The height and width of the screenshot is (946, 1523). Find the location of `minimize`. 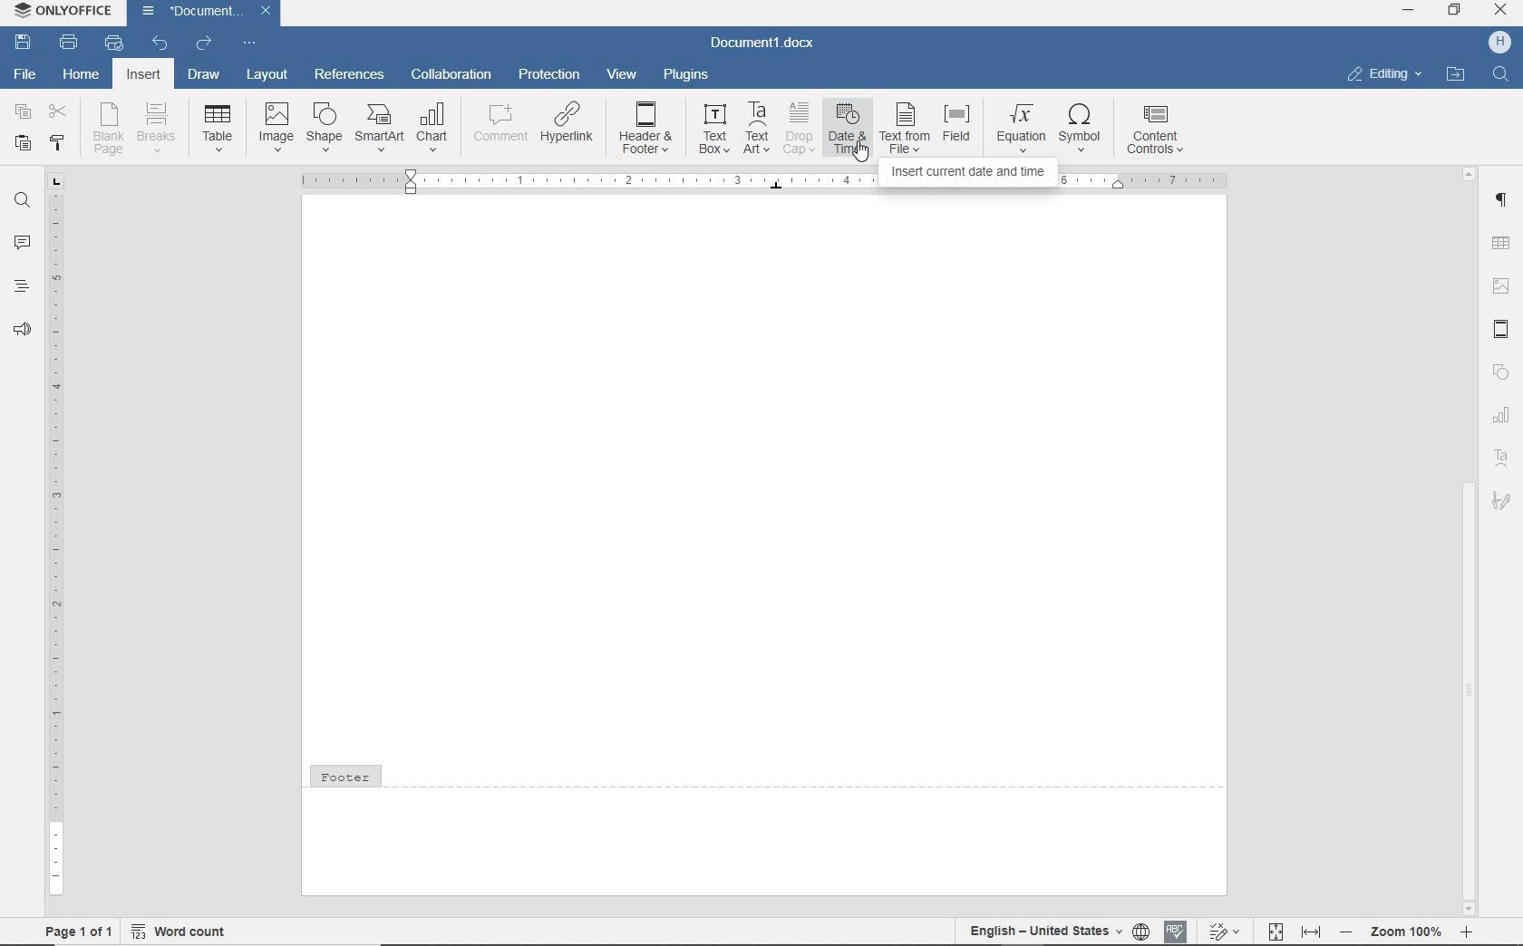

minimize is located at coordinates (1408, 12).